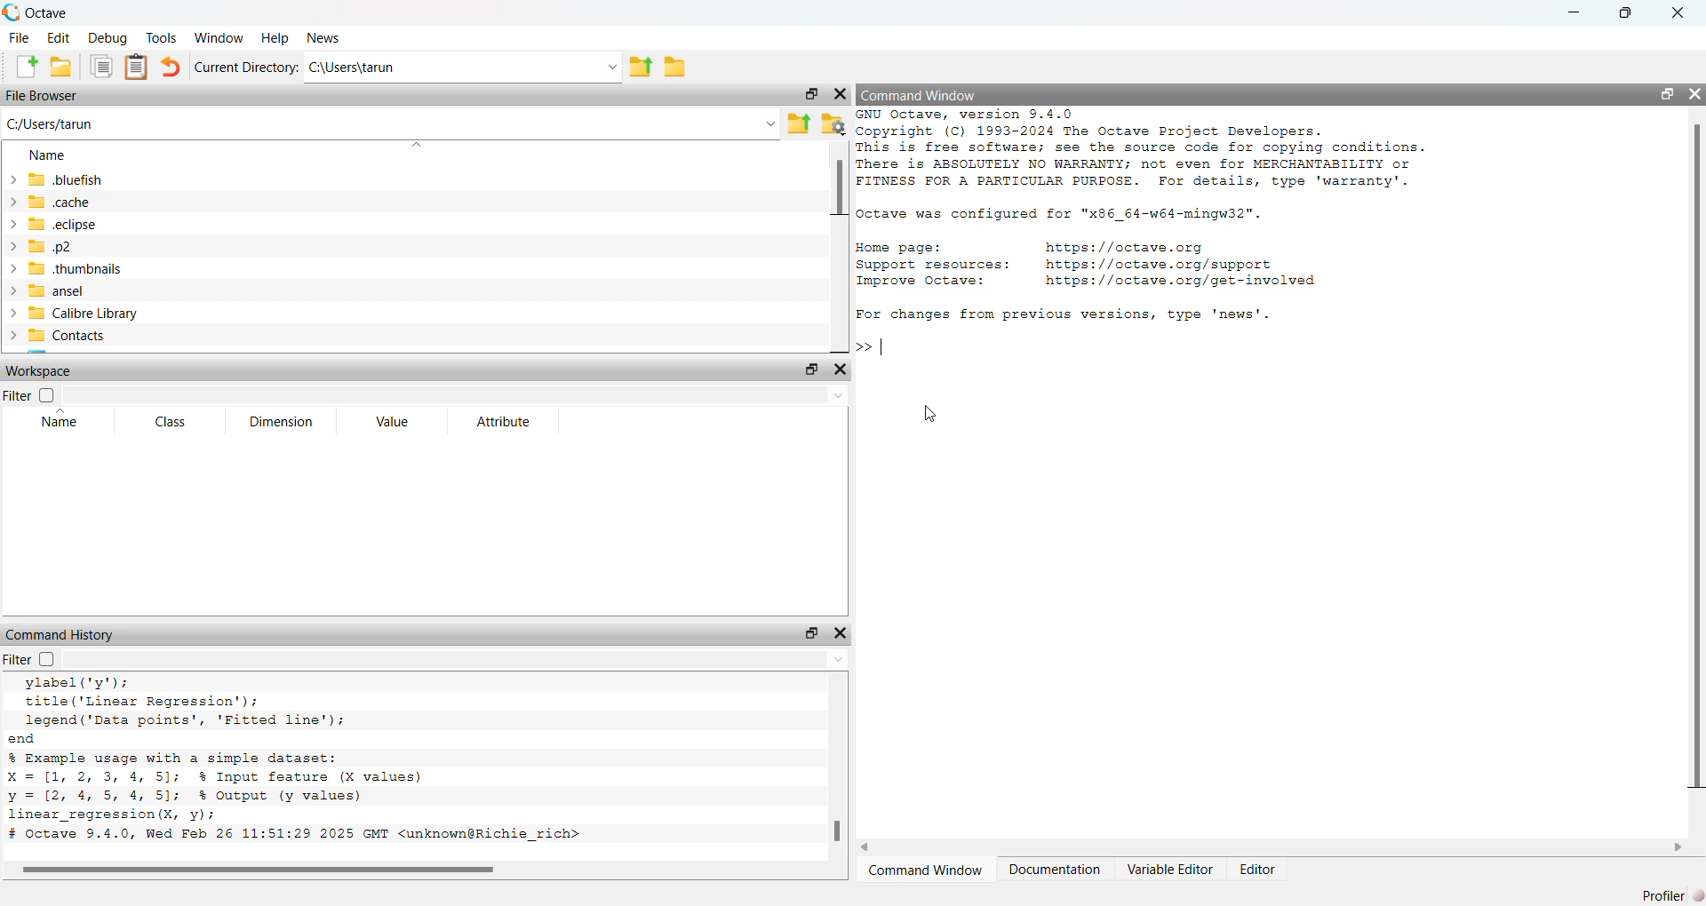 The height and width of the screenshot is (906, 1706). I want to click on news, so click(323, 39).